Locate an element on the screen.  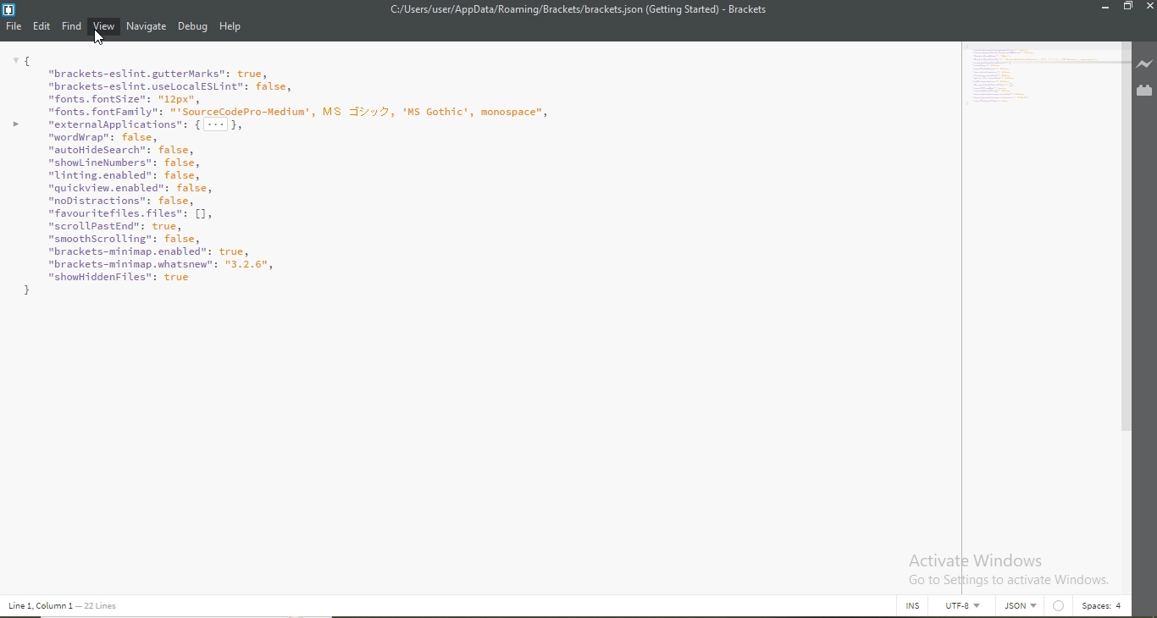
Logo is located at coordinates (9, 11).